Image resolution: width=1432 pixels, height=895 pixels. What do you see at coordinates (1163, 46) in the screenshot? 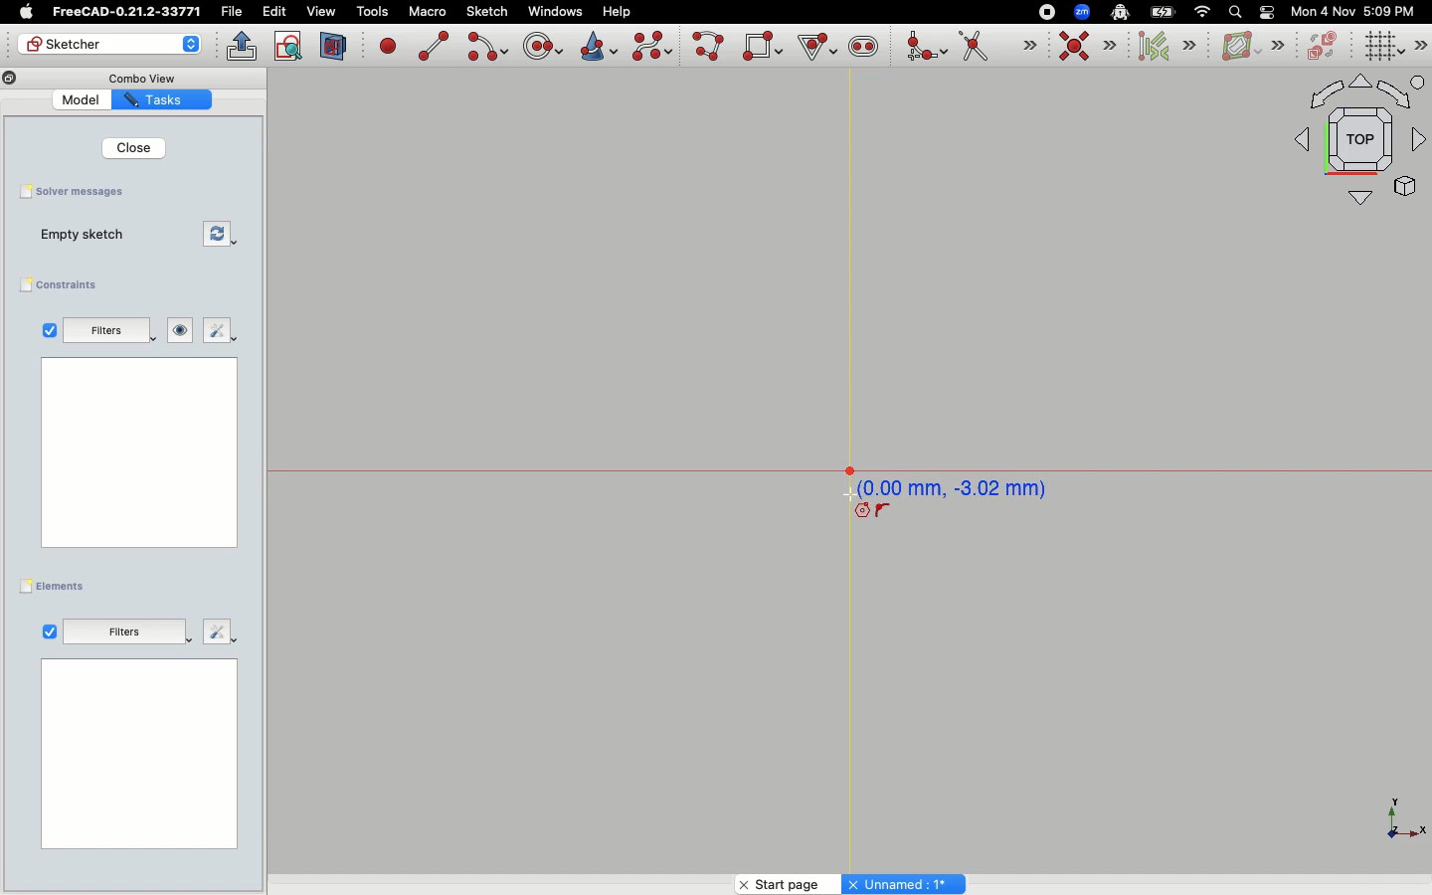
I see `Select associated constraints` at bounding box center [1163, 46].